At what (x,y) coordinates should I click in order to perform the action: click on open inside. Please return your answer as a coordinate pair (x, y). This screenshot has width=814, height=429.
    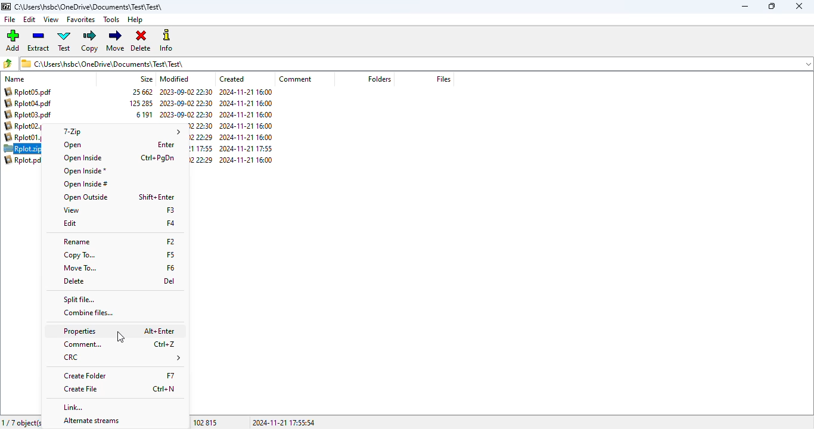
    Looking at the image, I should click on (82, 158).